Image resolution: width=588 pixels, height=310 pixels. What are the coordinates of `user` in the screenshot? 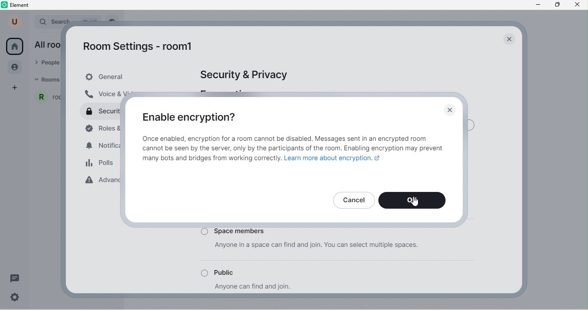 It's located at (15, 21).